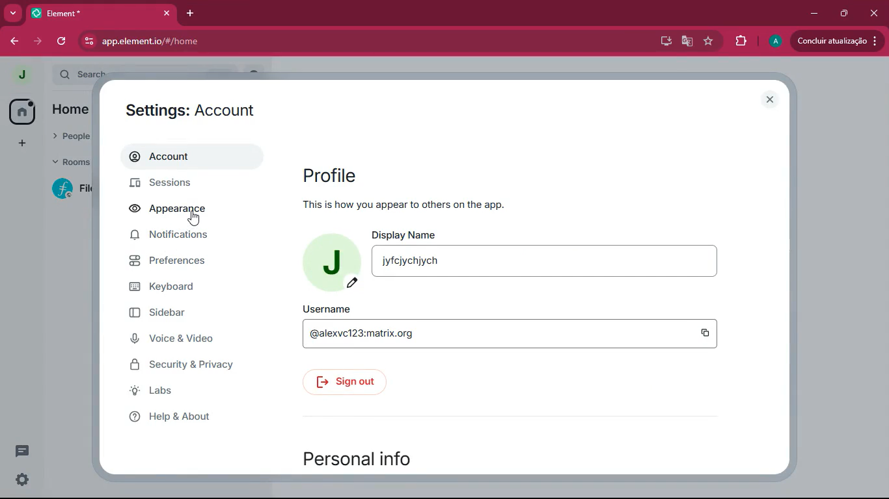 The width and height of the screenshot is (889, 499). Describe the element at coordinates (874, 13) in the screenshot. I see `close` at that location.